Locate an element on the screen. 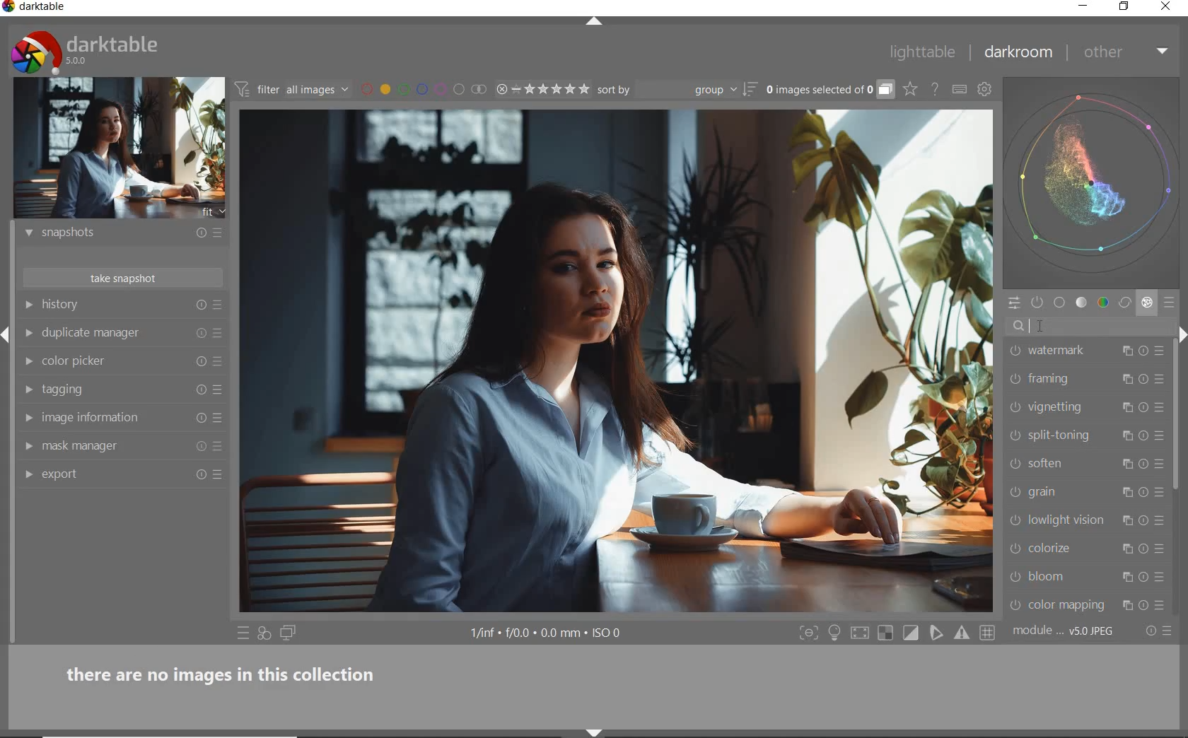 This screenshot has width=1188, height=738. multiple instance actions is located at coordinates (1124, 551).